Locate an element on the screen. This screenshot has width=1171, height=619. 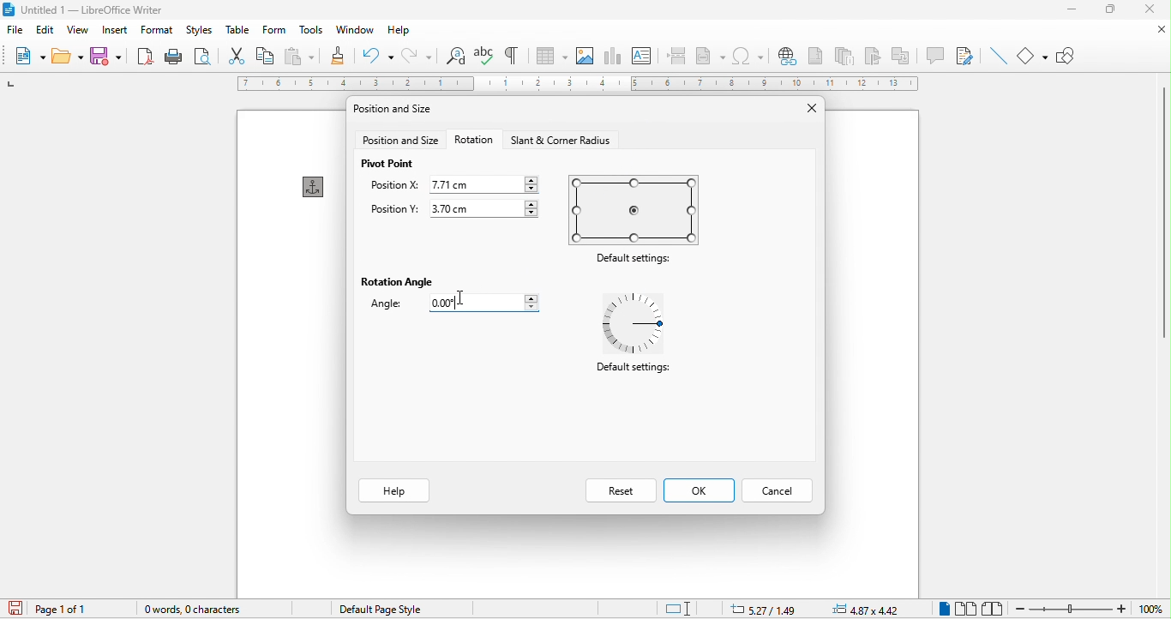
default page style is located at coordinates (375, 610).